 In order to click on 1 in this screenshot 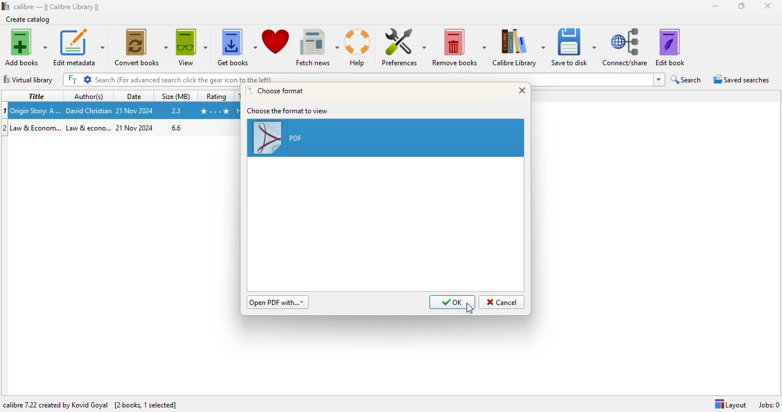, I will do `click(5, 110)`.